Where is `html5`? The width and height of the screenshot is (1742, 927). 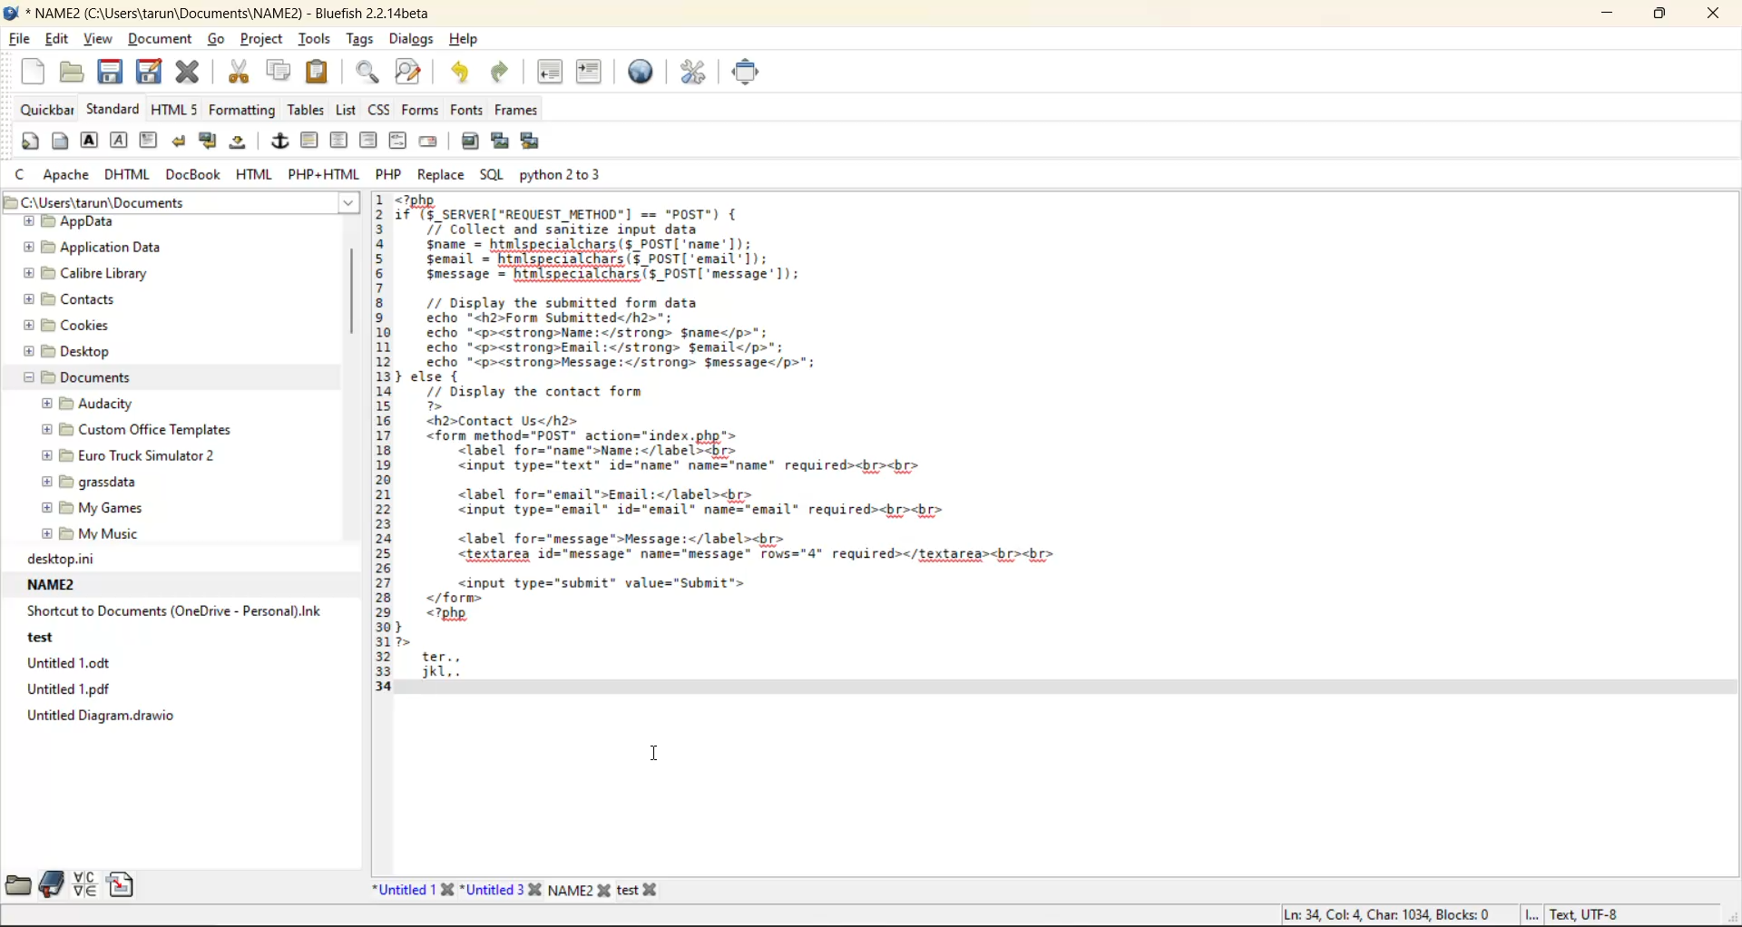 html5 is located at coordinates (174, 110).